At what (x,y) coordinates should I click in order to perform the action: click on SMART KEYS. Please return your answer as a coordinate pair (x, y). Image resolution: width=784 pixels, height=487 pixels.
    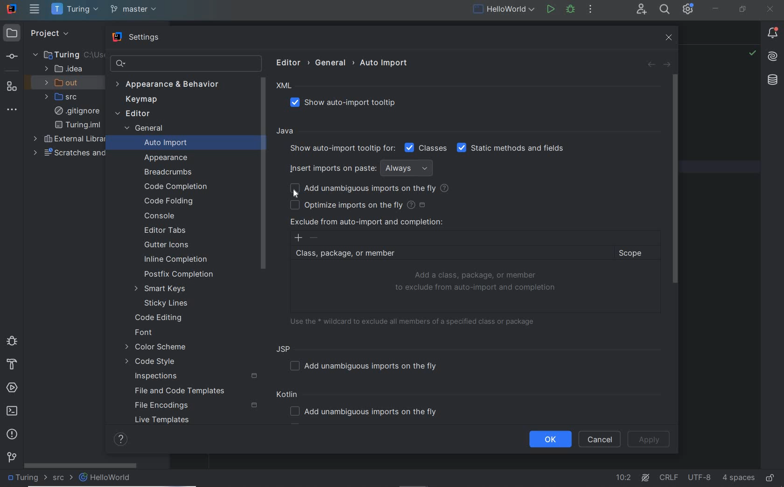
    Looking at the image, I should click on (164, 289).